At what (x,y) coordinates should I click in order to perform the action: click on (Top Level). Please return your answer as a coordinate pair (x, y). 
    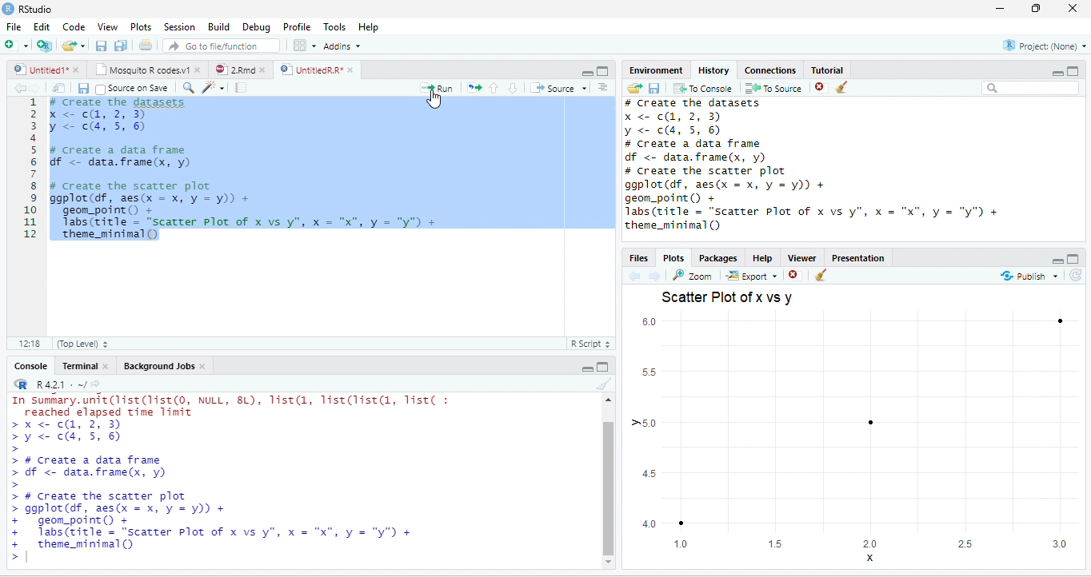
    Looking at the image, I should click on (81, 343).